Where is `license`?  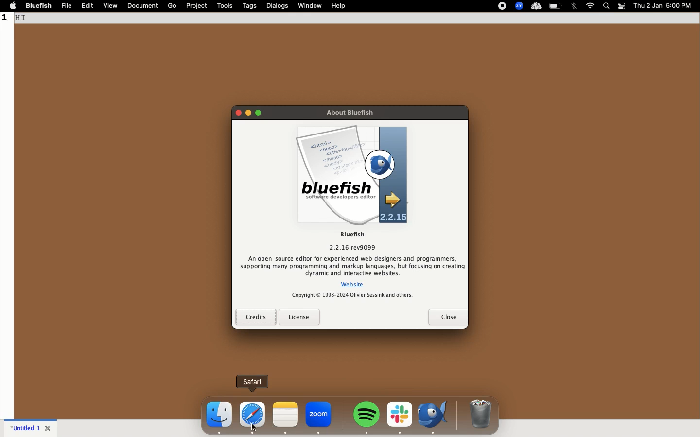 license is located at coordinates (299, 317).